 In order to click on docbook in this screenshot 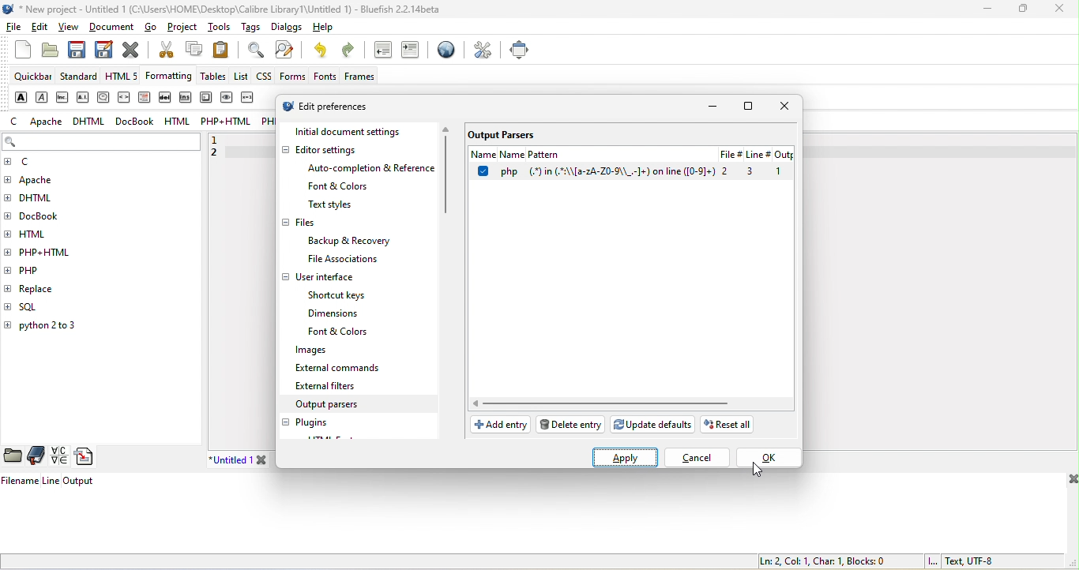, I will do `click(137, 122)`.